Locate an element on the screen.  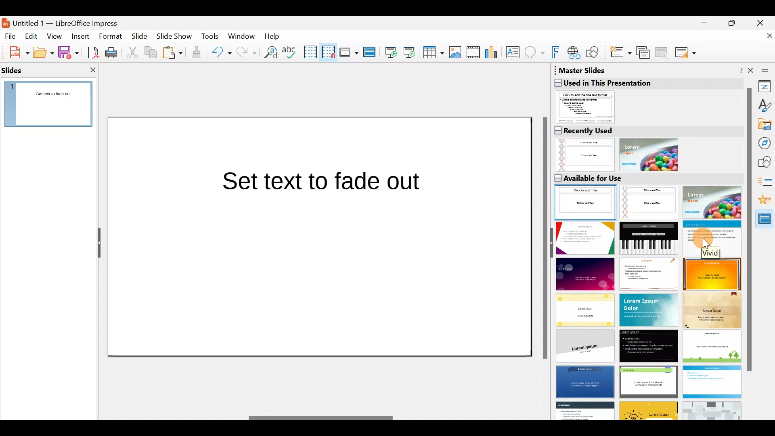
Insert image is located at coordinates (457, 52).